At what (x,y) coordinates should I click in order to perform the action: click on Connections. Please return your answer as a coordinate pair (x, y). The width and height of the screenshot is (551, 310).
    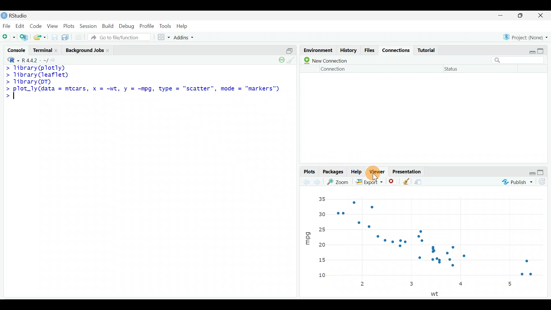
    Looking at the image, I should click on (394, 49).